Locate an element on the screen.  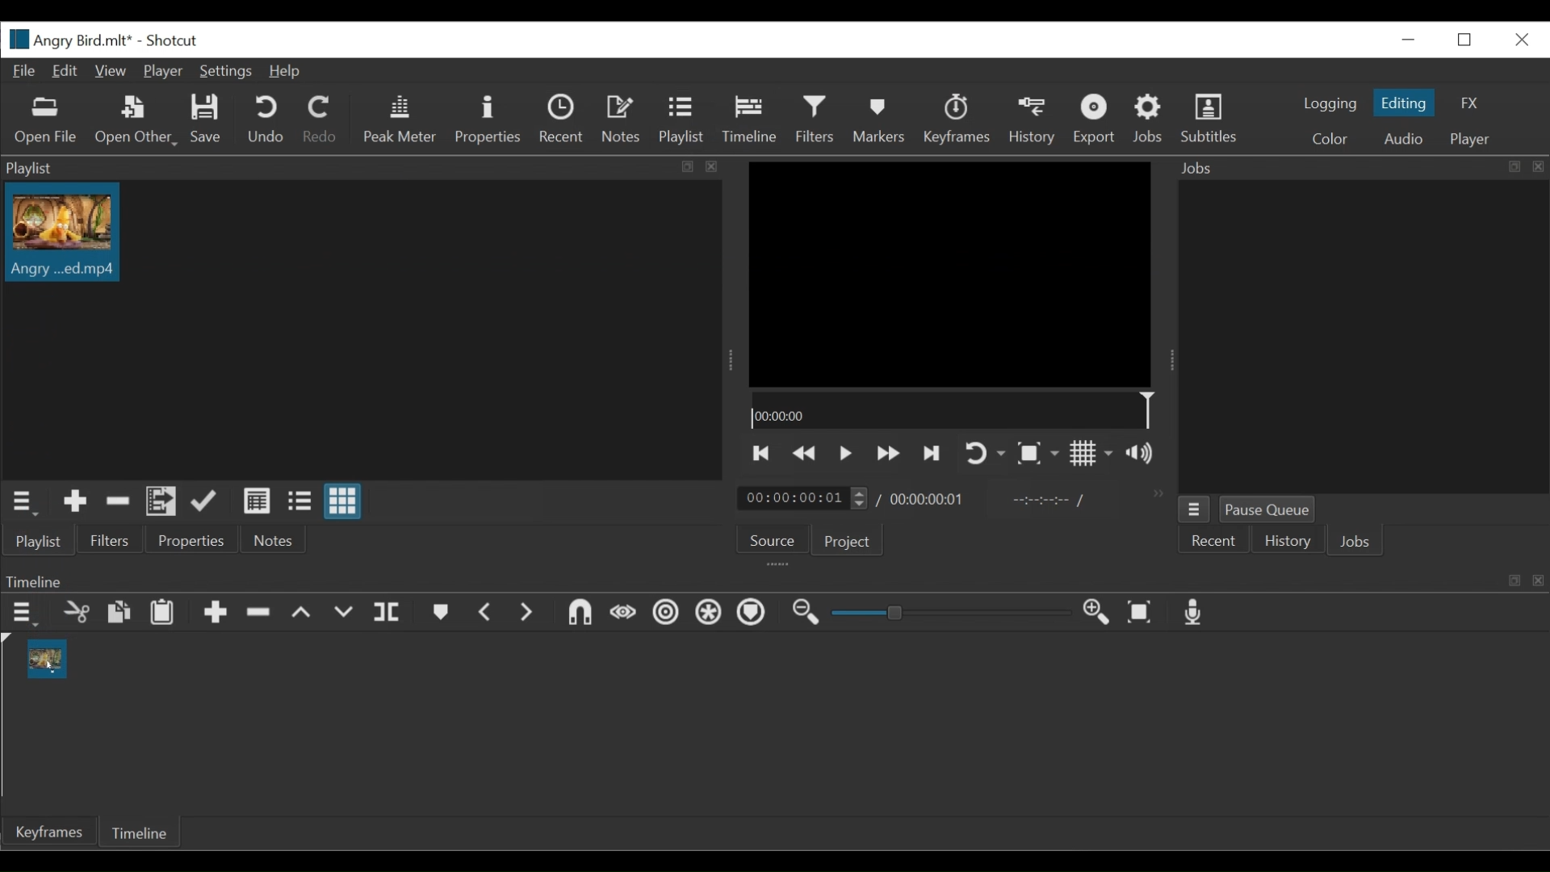
View is located at coordinates (109, 69).